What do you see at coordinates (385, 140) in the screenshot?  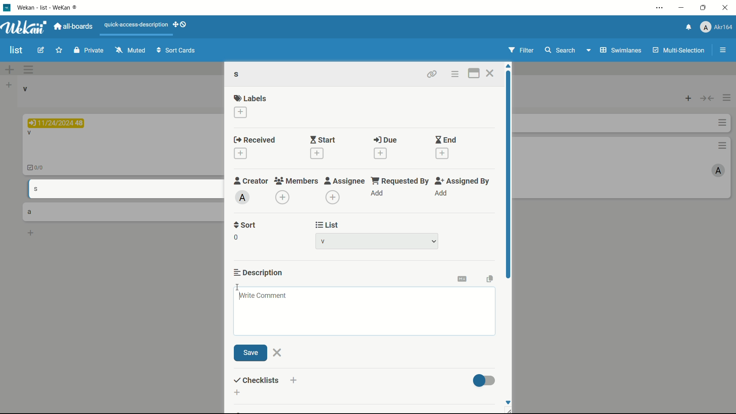 I see `due` at bounding box center [385, 140].